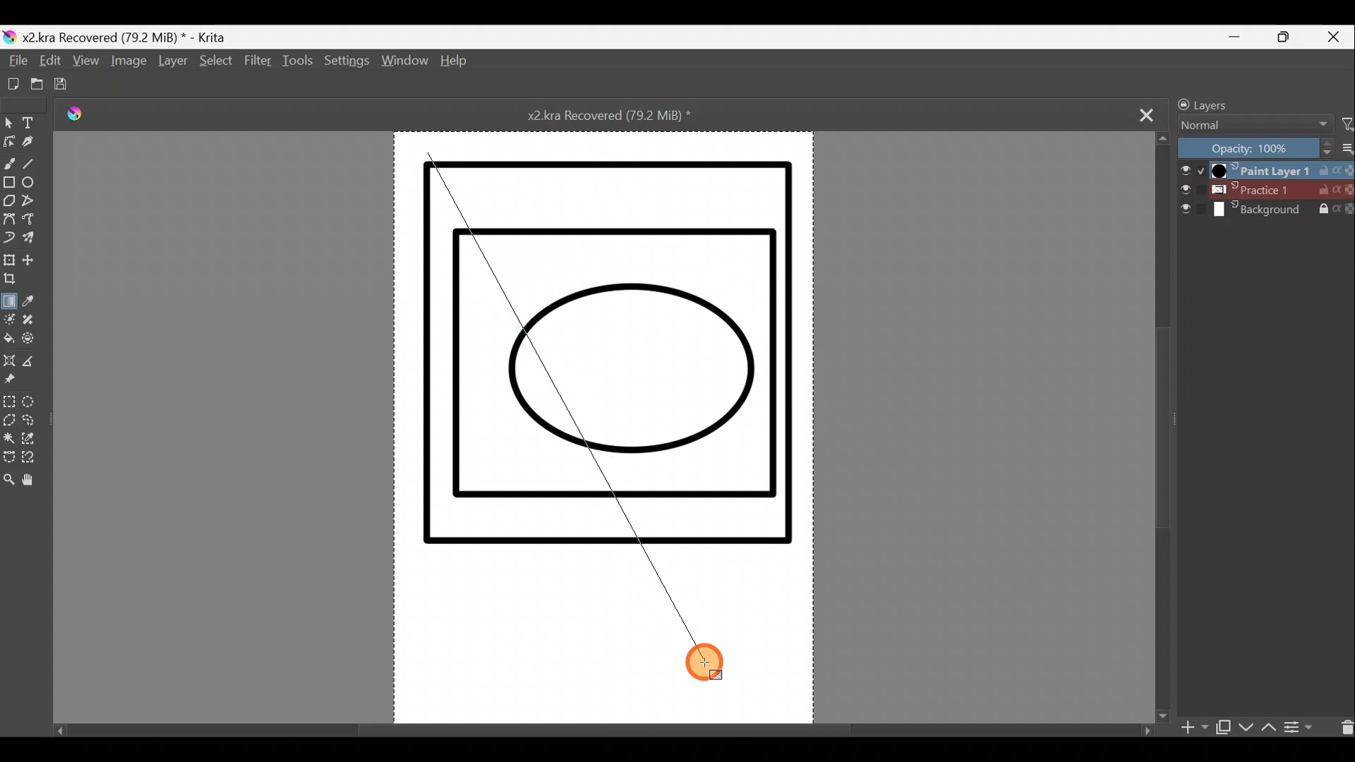 The width and height of the screenshot is (1355, 762). I want to click on Pan tool, so click(32, 483).